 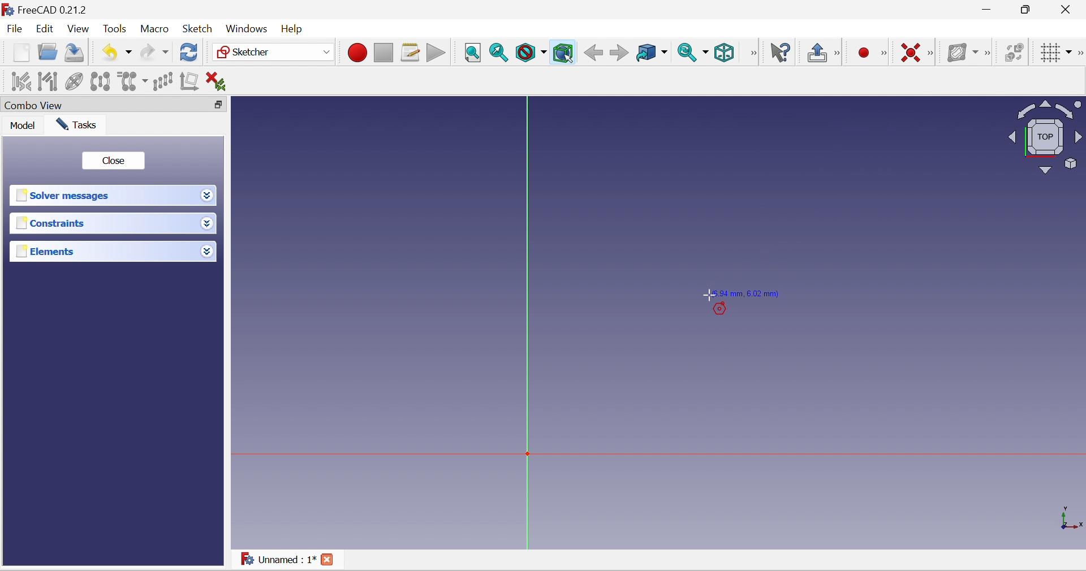 What do you see at coordinates (76, 125) in the screenshot?
I see `Tasks` at bounding box center [76, 125].